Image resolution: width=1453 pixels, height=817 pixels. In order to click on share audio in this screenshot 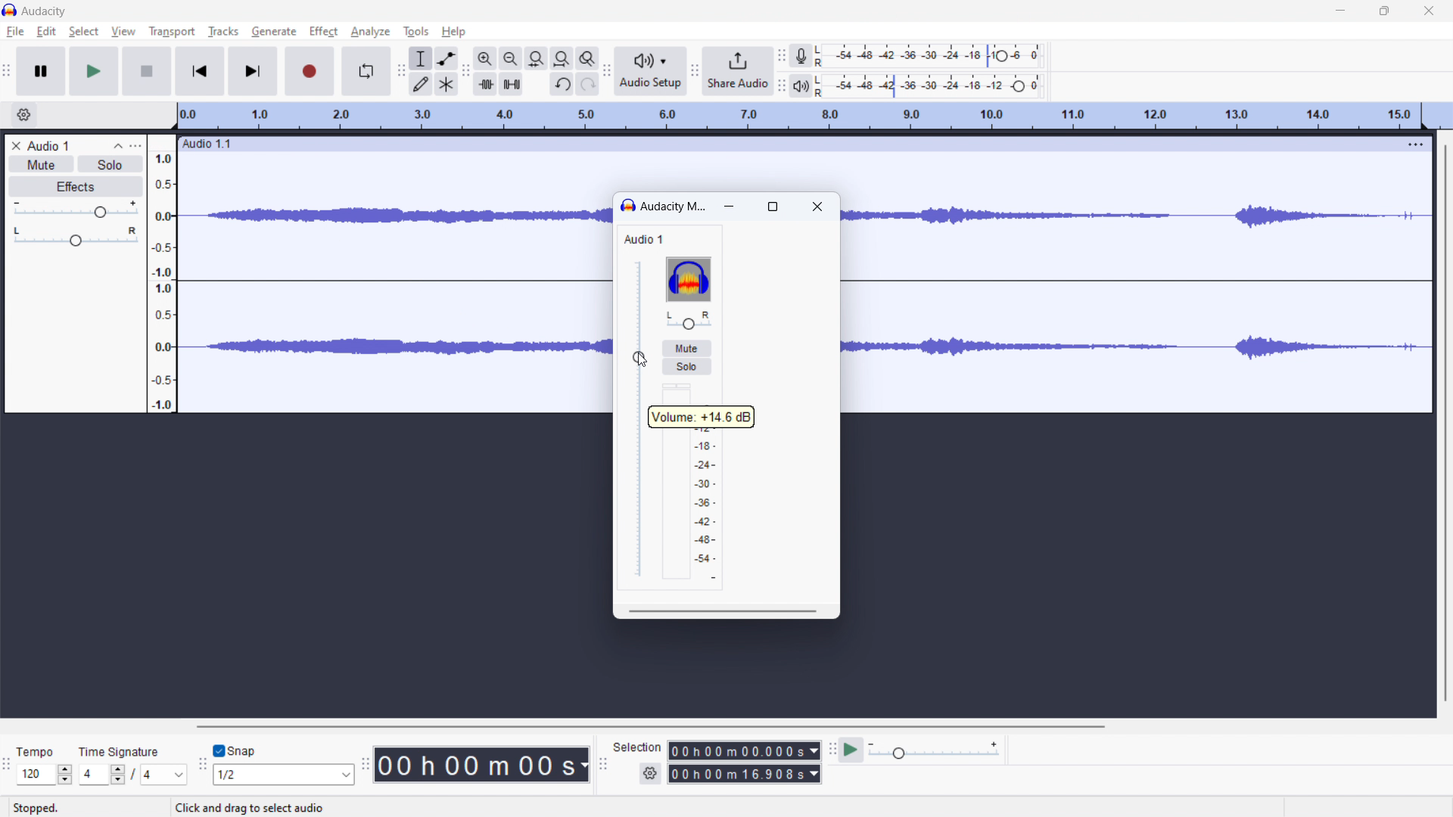, I will do `click(737, 70)`.